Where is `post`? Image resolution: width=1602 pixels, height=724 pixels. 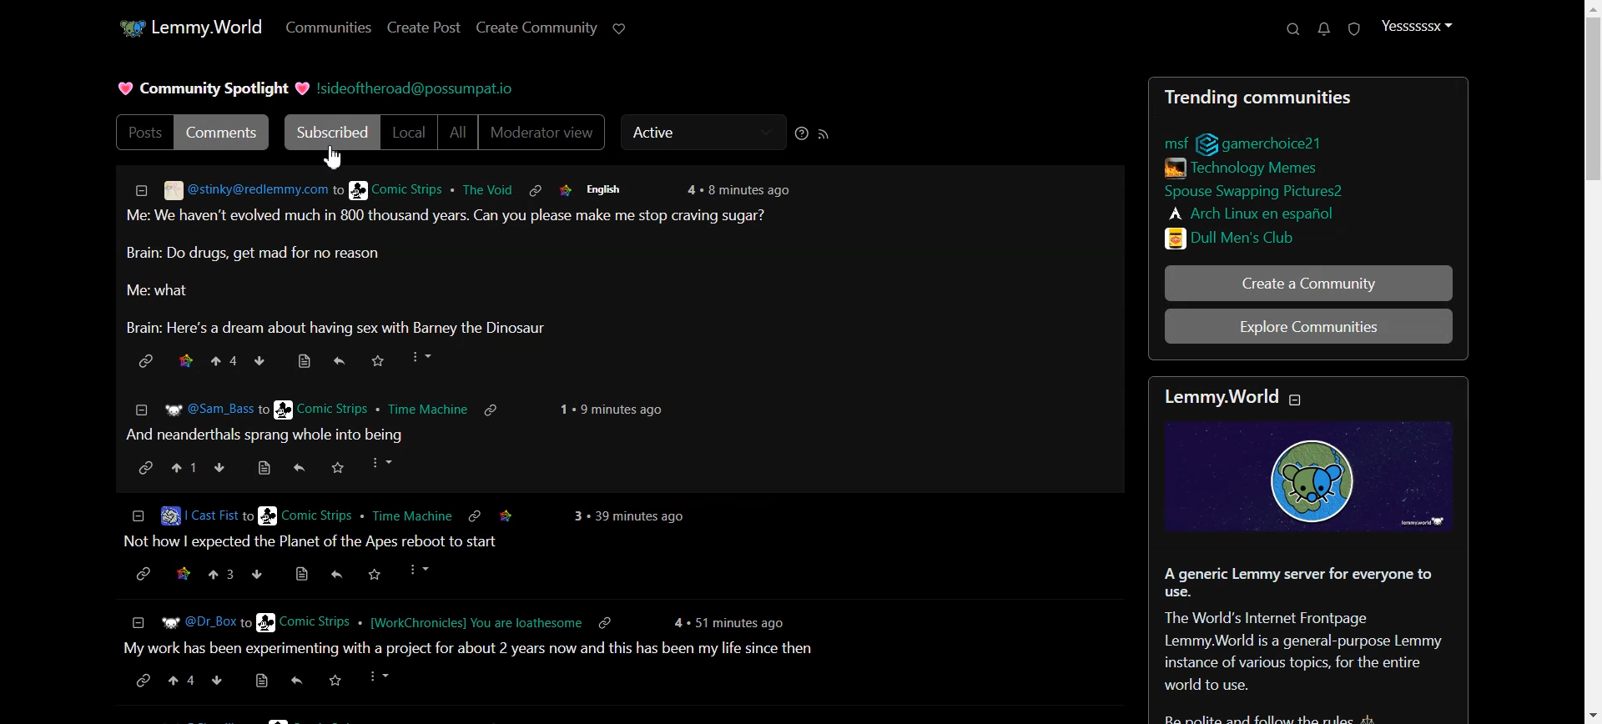 post is located at coordinates (270, 435).